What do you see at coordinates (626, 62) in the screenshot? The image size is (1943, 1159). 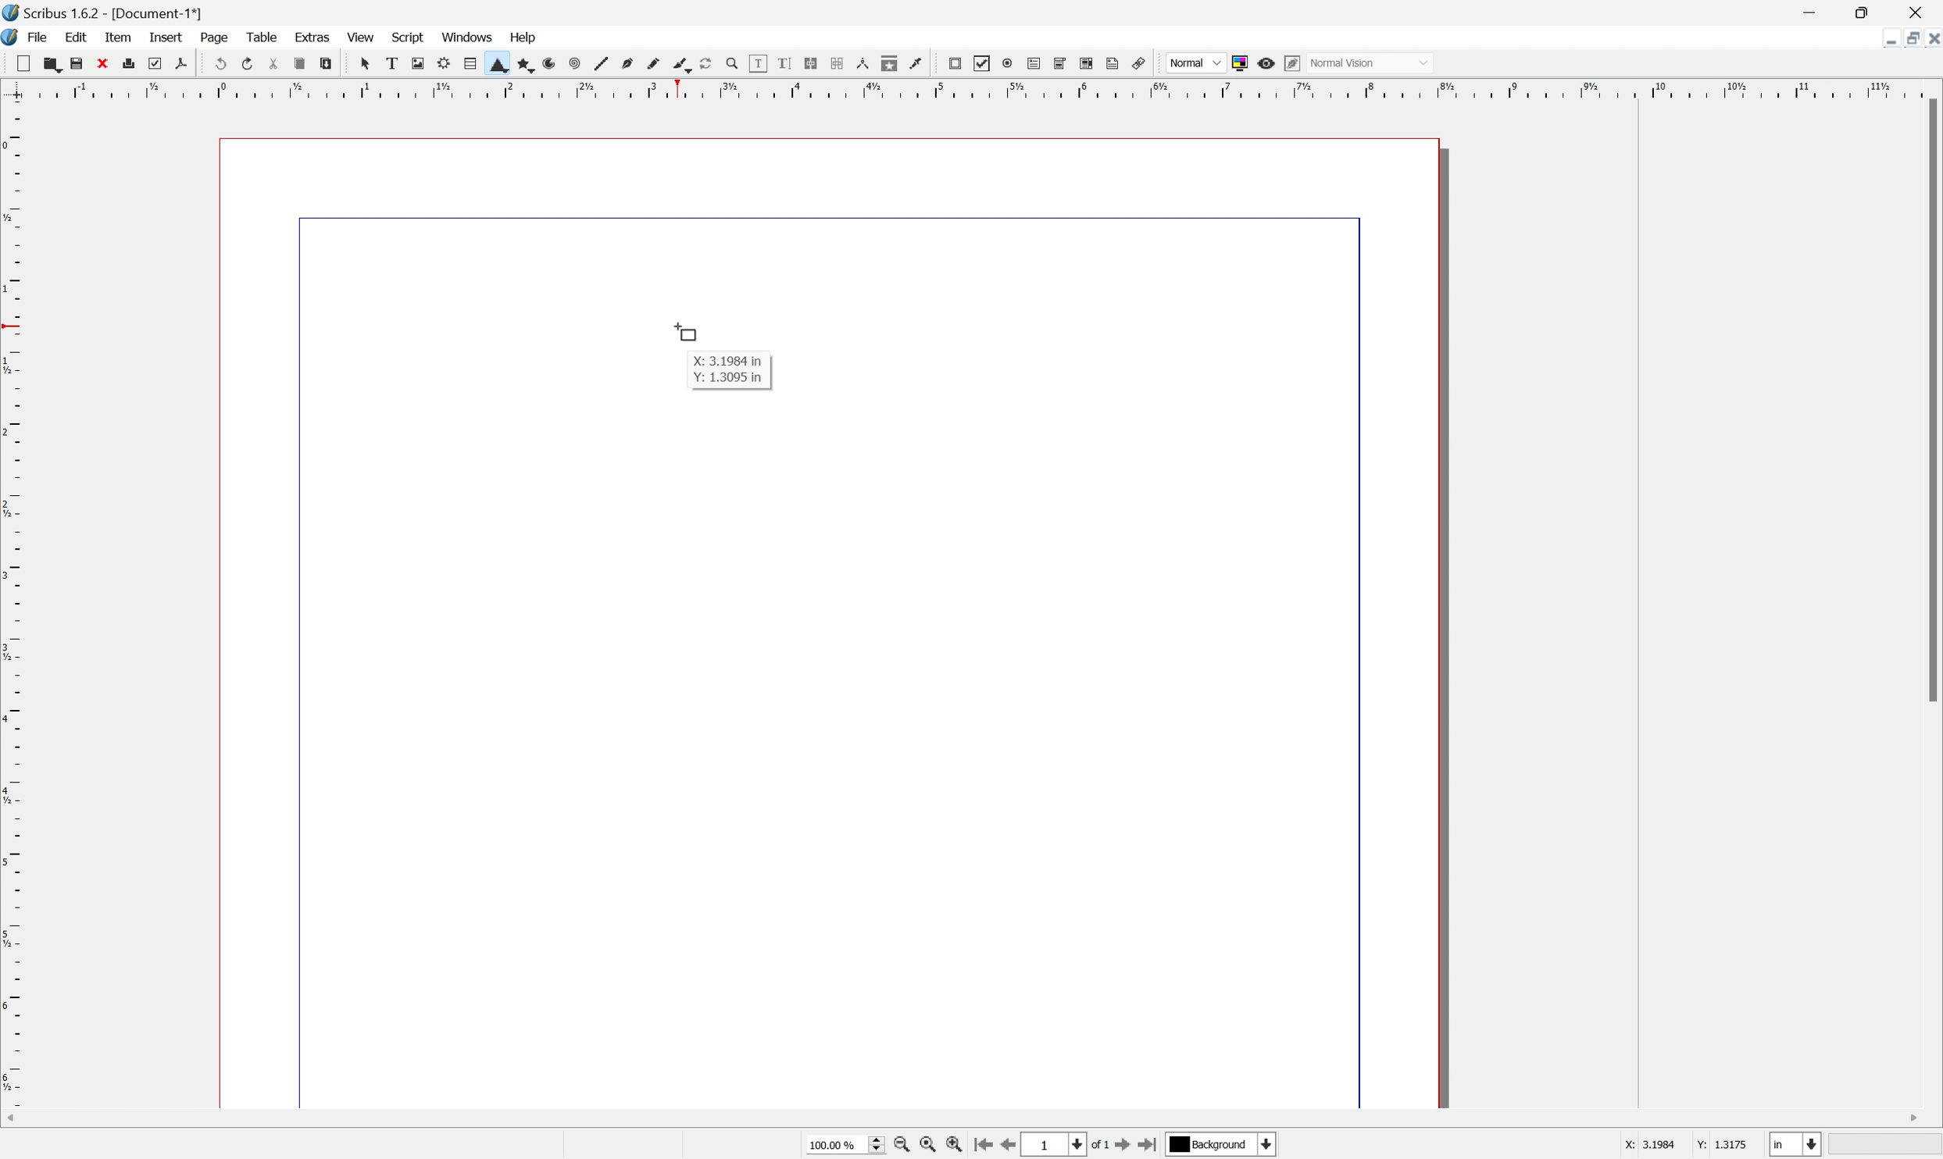 I see `Bezier curve` at bounding box center [626, 62].